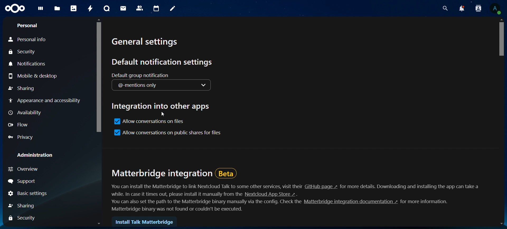 This screenshot has height=229, width=507. What do you see at coordinates (321, 187) in the screenshot?
I see `hyperlink` at bounding box center [321, 187].